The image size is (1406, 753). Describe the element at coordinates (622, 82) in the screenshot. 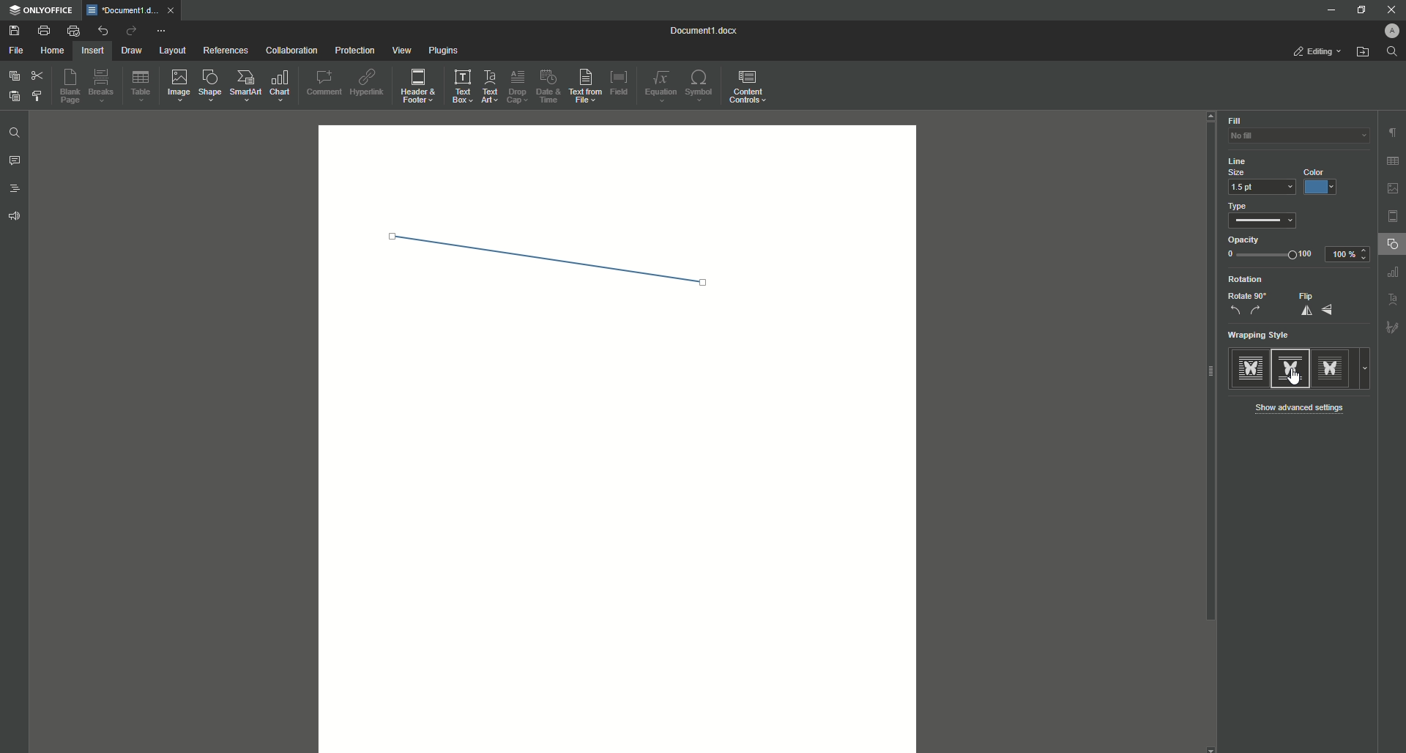

I see `Field` at that location.